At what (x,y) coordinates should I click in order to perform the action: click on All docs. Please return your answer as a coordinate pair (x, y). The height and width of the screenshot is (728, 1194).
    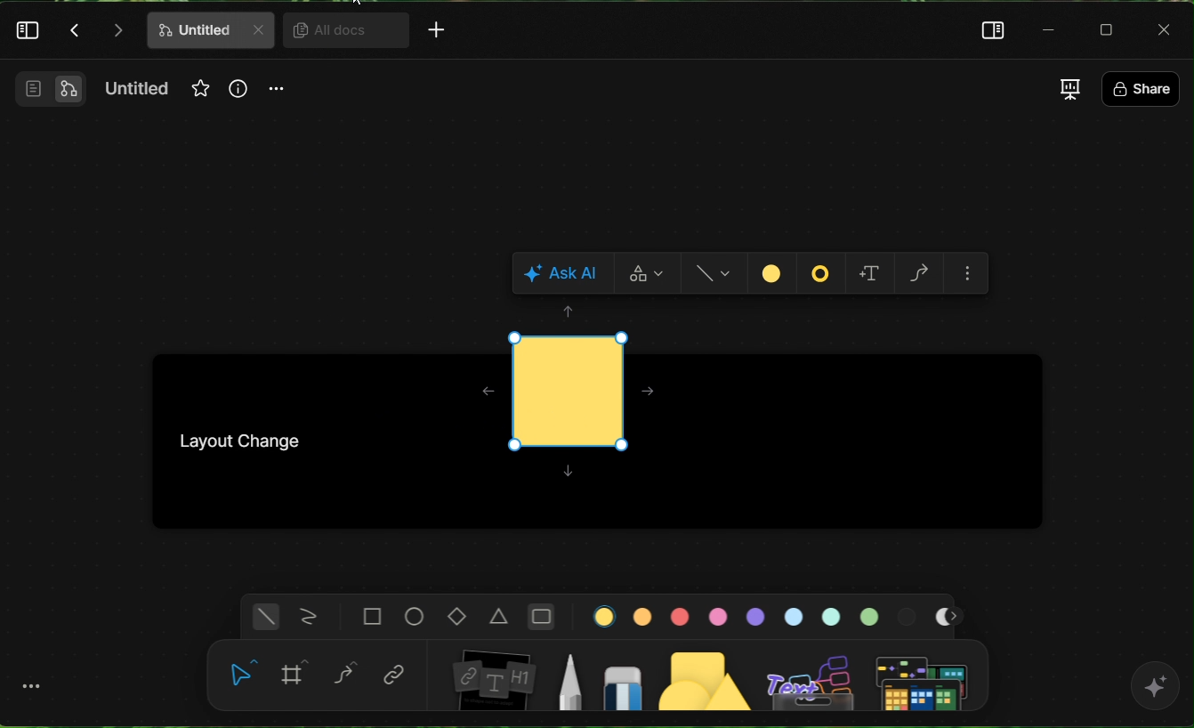
    Looking at the image, I should click on (339, 31).